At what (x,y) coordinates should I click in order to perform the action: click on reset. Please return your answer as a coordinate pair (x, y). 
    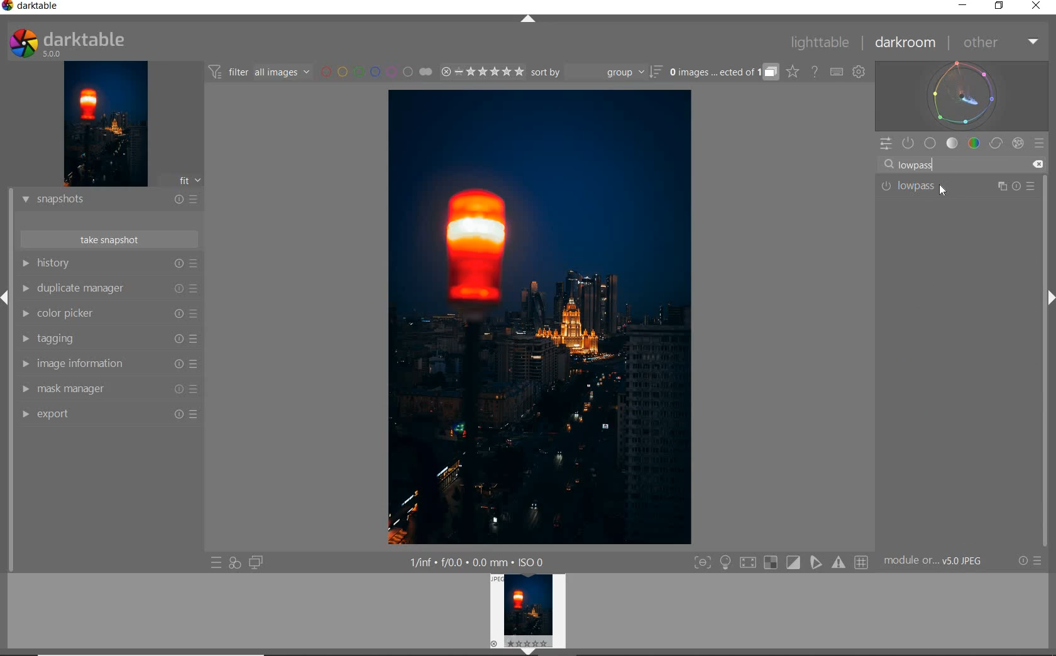
    Looking at the image, I should click on (1018, 188).